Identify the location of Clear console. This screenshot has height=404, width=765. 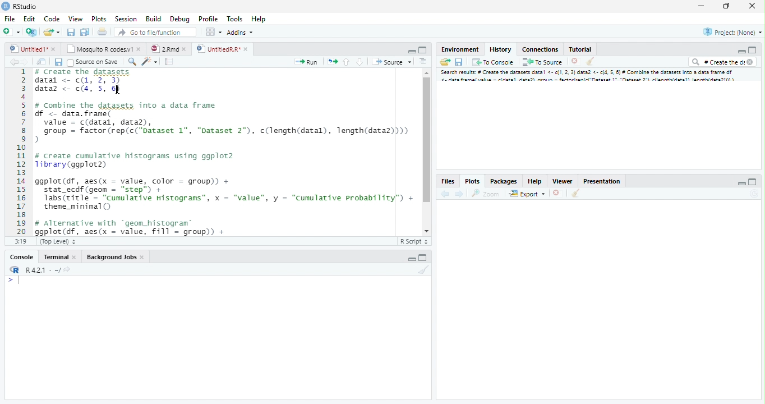
(577, 194).